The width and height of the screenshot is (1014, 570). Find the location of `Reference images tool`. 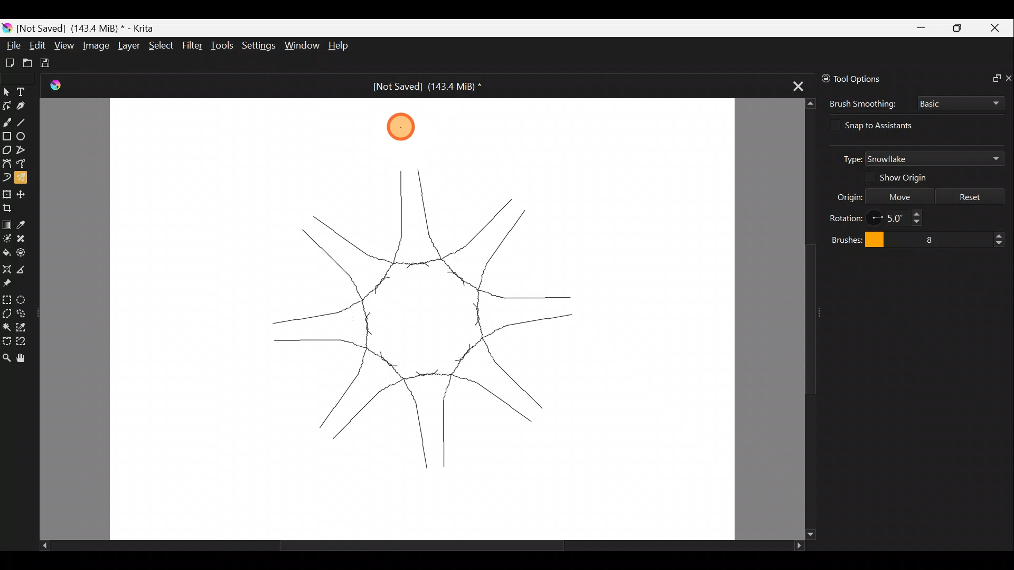

Reference images tool is located at coordinates (15, 282).